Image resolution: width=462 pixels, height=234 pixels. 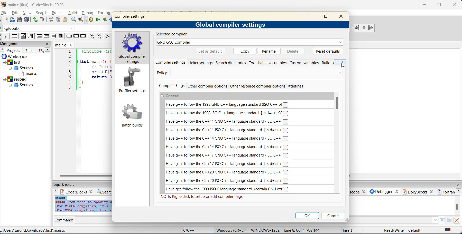 I want to click on cancel, so click(x=333, y=216).